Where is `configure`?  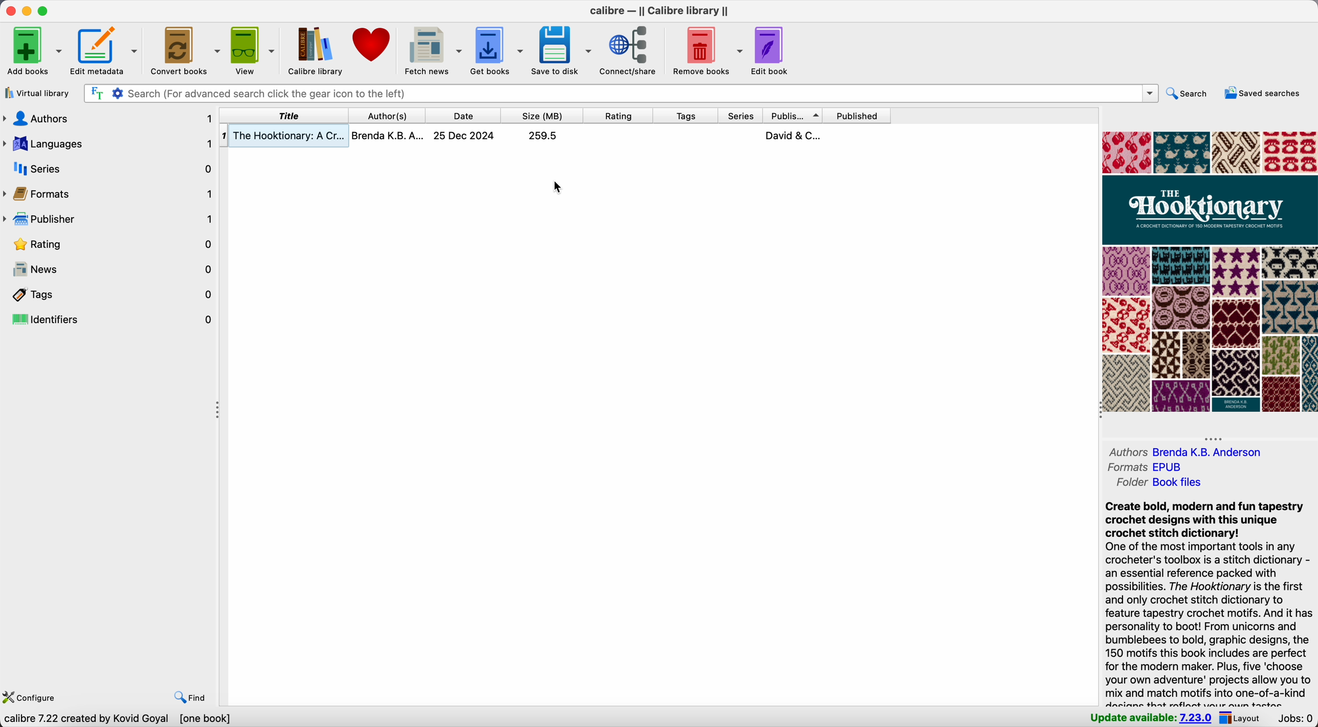 configure is located at coordinates (29, 698).